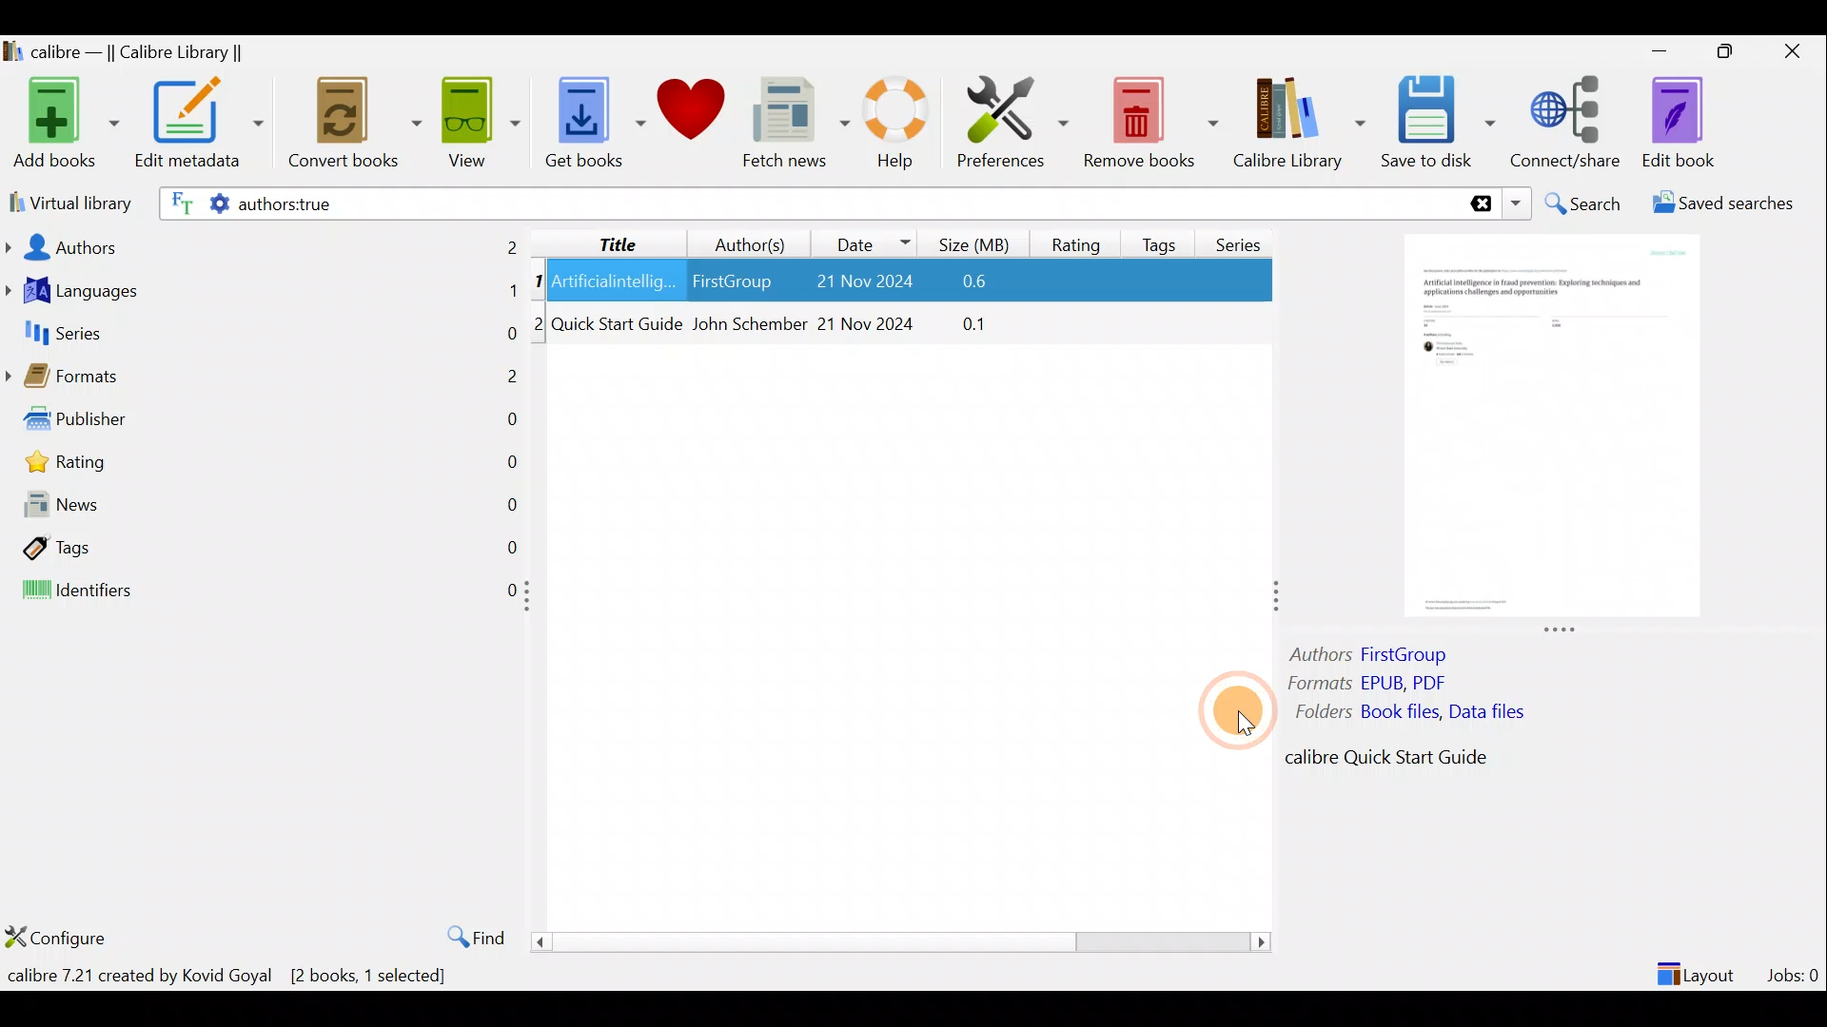 The height and width of the screenshot is (1027, 1827). What do you see at coordinates (1226, 699) in the screenshot?
I see `Cursor` at bounding box center [1226, 699].